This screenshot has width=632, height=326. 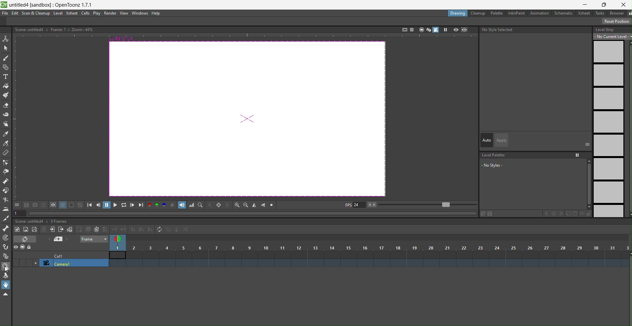 I want to click on , so click(x=96, y=230).